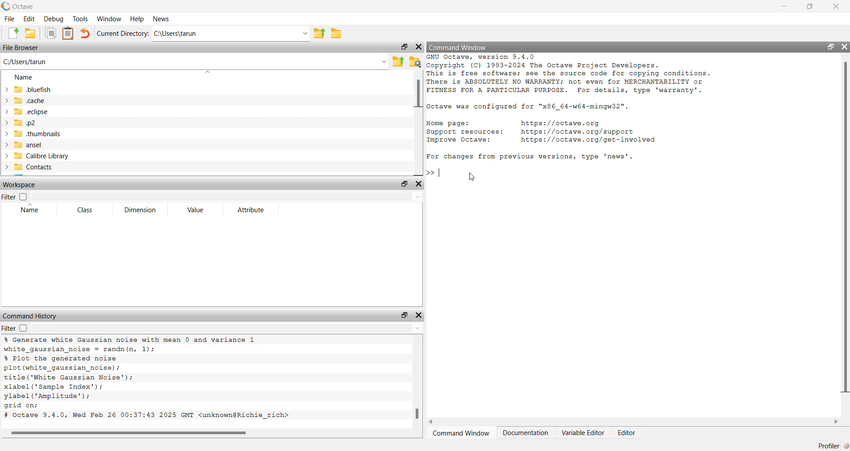  Describe the element at coordinates (201, 432) in the screenshot. I see `horizontal scroll bar` at that location.